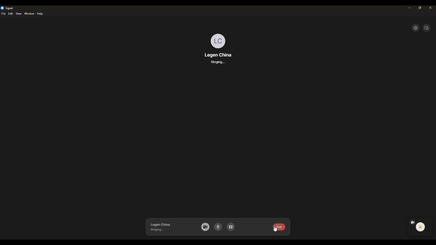 The width and height of the screenshot is (436, 245). I want to click on end, so click(278, 227).